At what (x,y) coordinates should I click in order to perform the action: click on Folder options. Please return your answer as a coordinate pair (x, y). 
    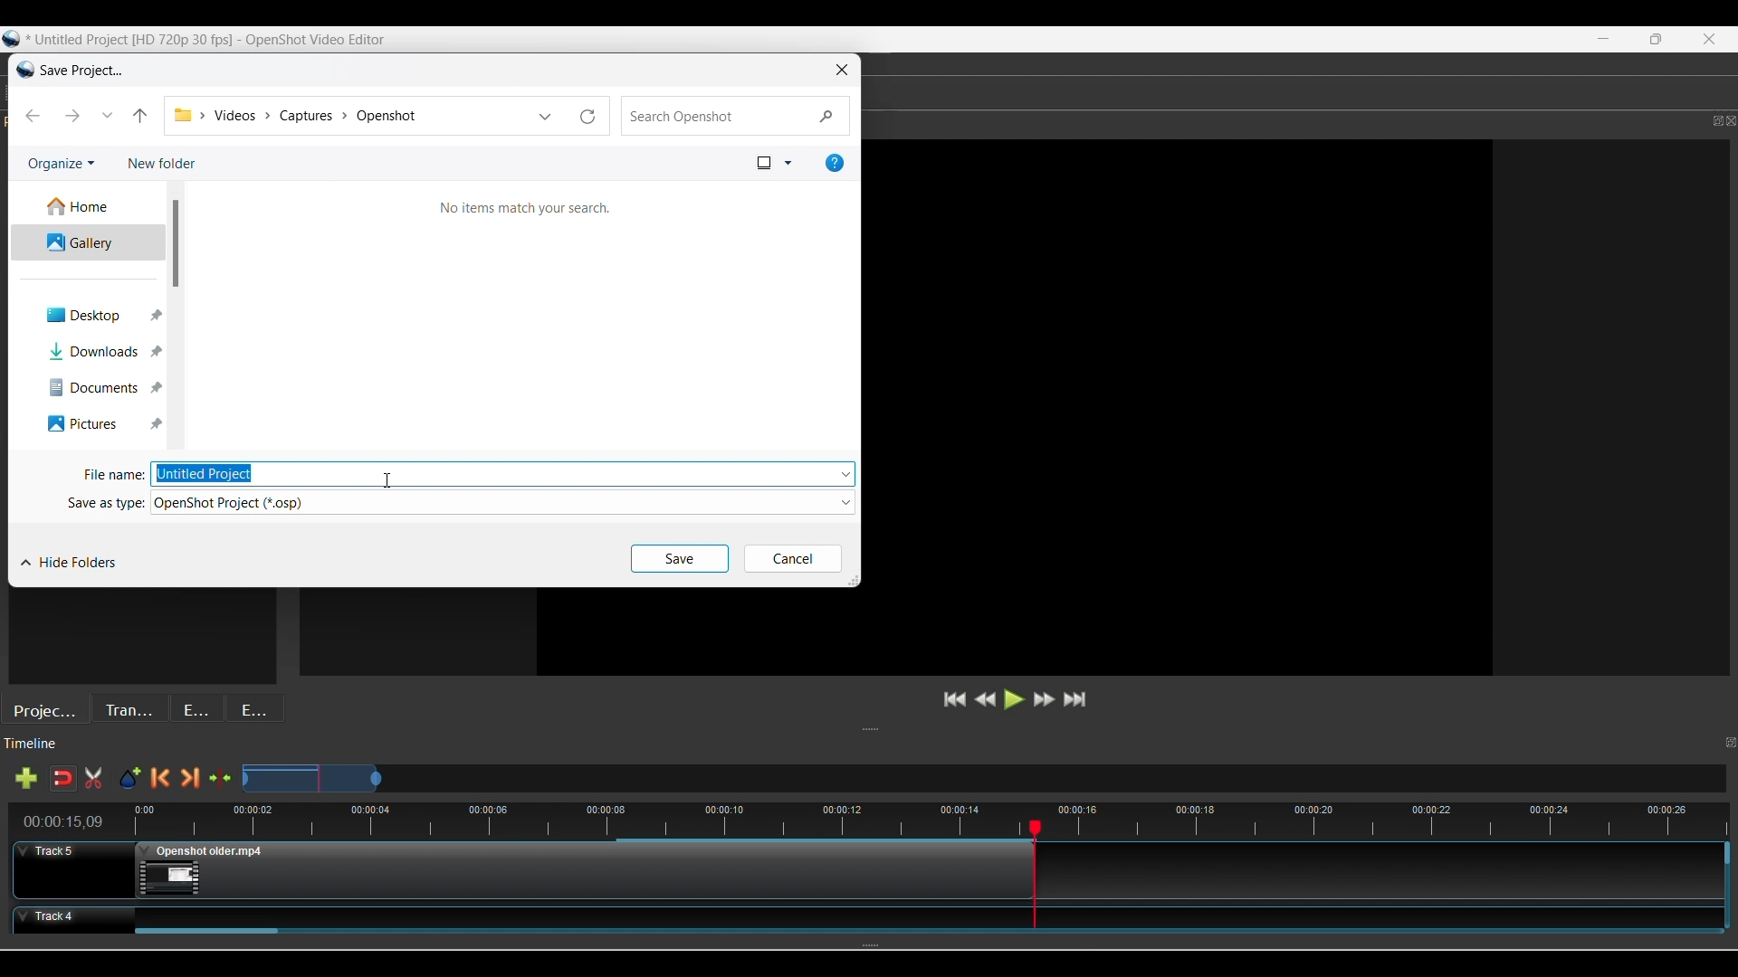
    Looking at the image, I should click on (846, 503).